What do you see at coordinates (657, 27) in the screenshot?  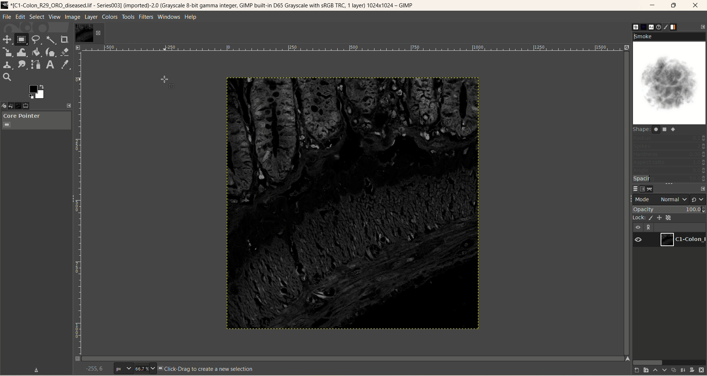 I see `document history` at bounding box center [657, 27].